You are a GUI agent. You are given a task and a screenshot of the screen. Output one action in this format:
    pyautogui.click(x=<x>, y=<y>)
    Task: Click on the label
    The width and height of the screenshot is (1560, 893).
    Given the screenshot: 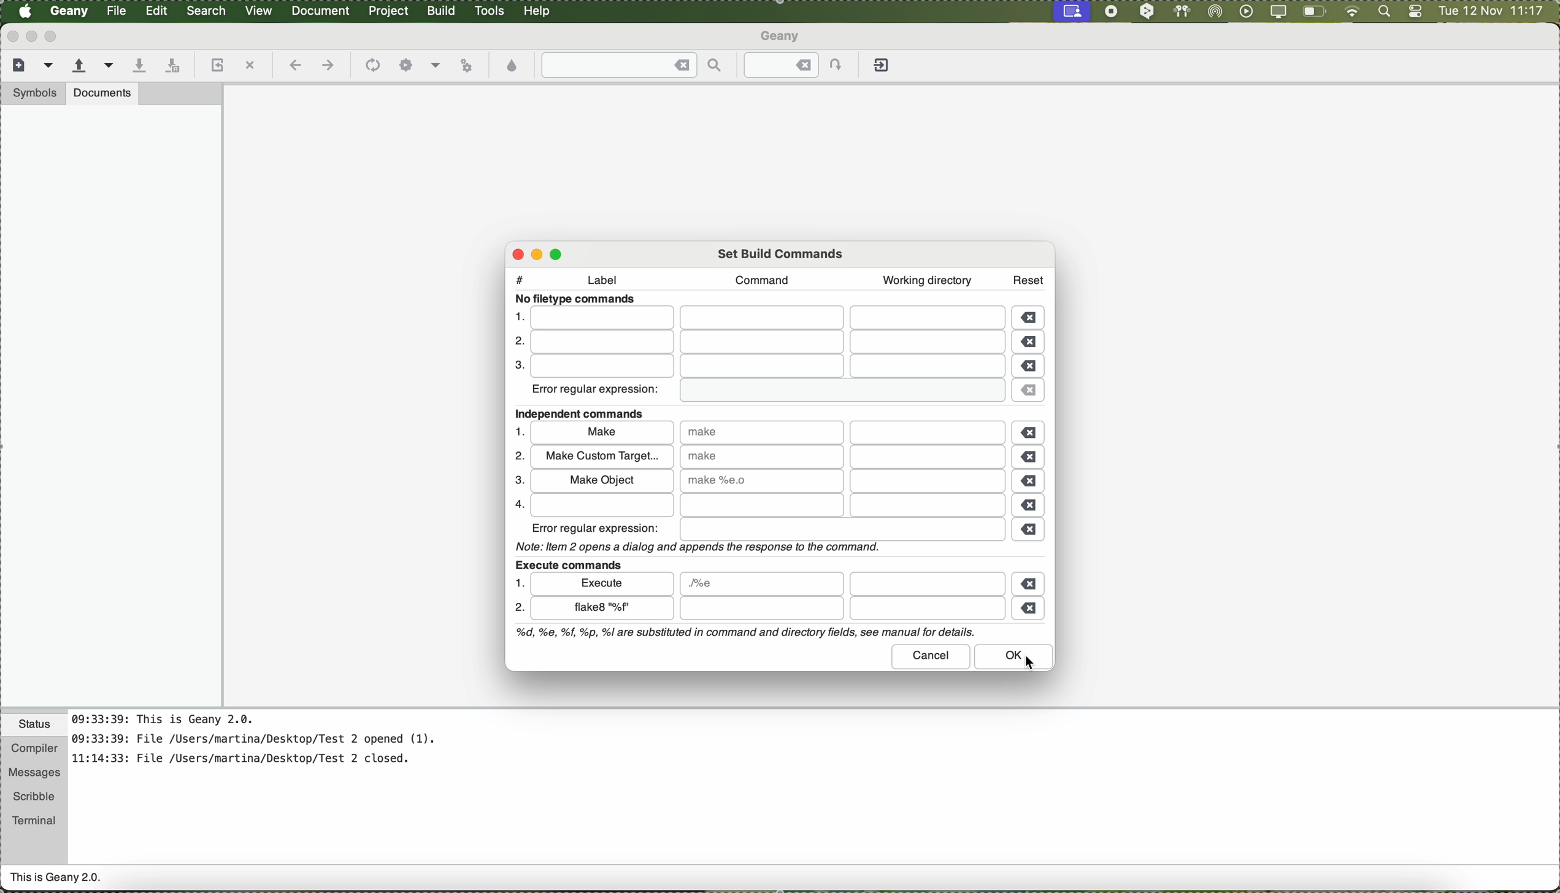 What is the action you would take?
    pyautogui.click(x=609, y=282)
    